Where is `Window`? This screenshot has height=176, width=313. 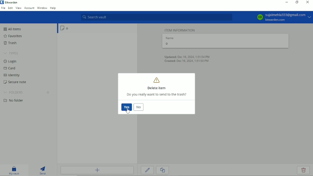
Window is located at coordinates (42, 8).